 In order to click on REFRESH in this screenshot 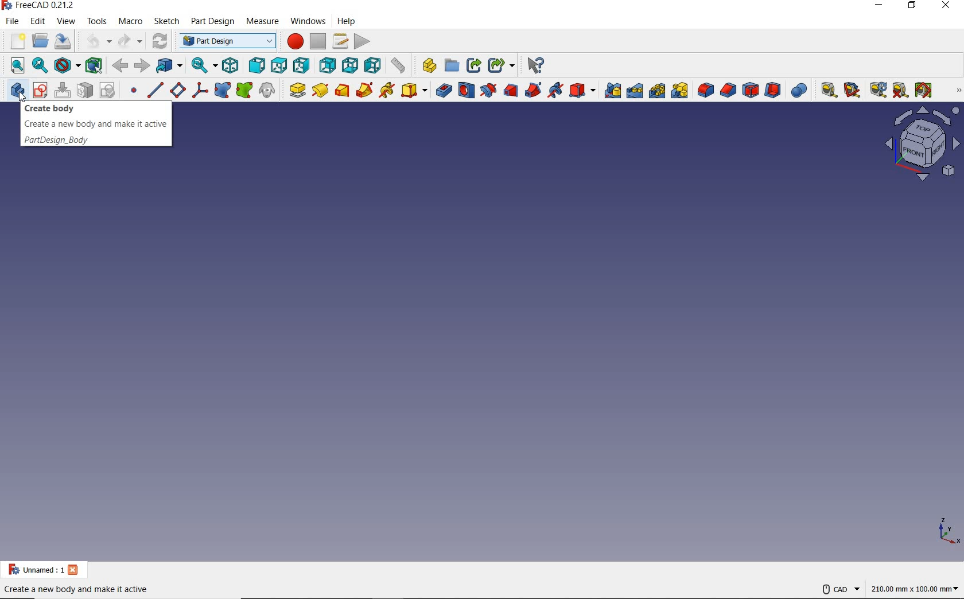, I will do `click(878, 90)`.